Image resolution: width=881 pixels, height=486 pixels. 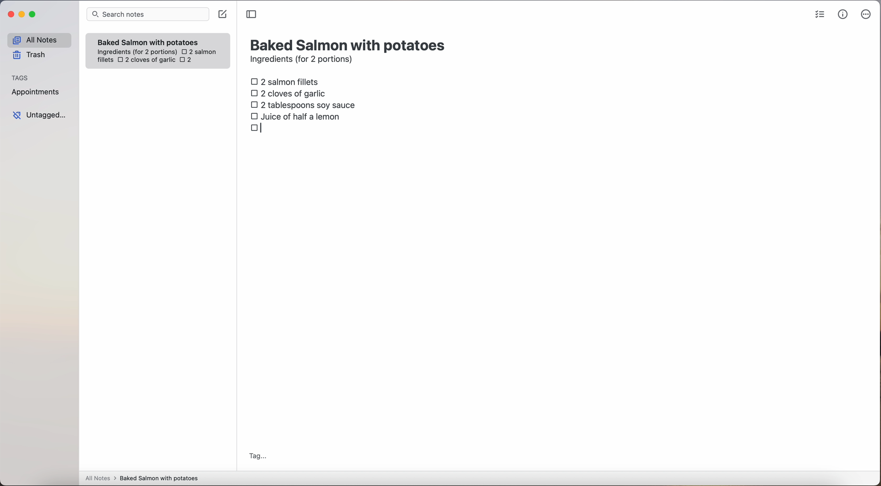 What do you see at coordinates (147, 15) in the screenshot?
I see `search bar` at bounding box center [147, 15].